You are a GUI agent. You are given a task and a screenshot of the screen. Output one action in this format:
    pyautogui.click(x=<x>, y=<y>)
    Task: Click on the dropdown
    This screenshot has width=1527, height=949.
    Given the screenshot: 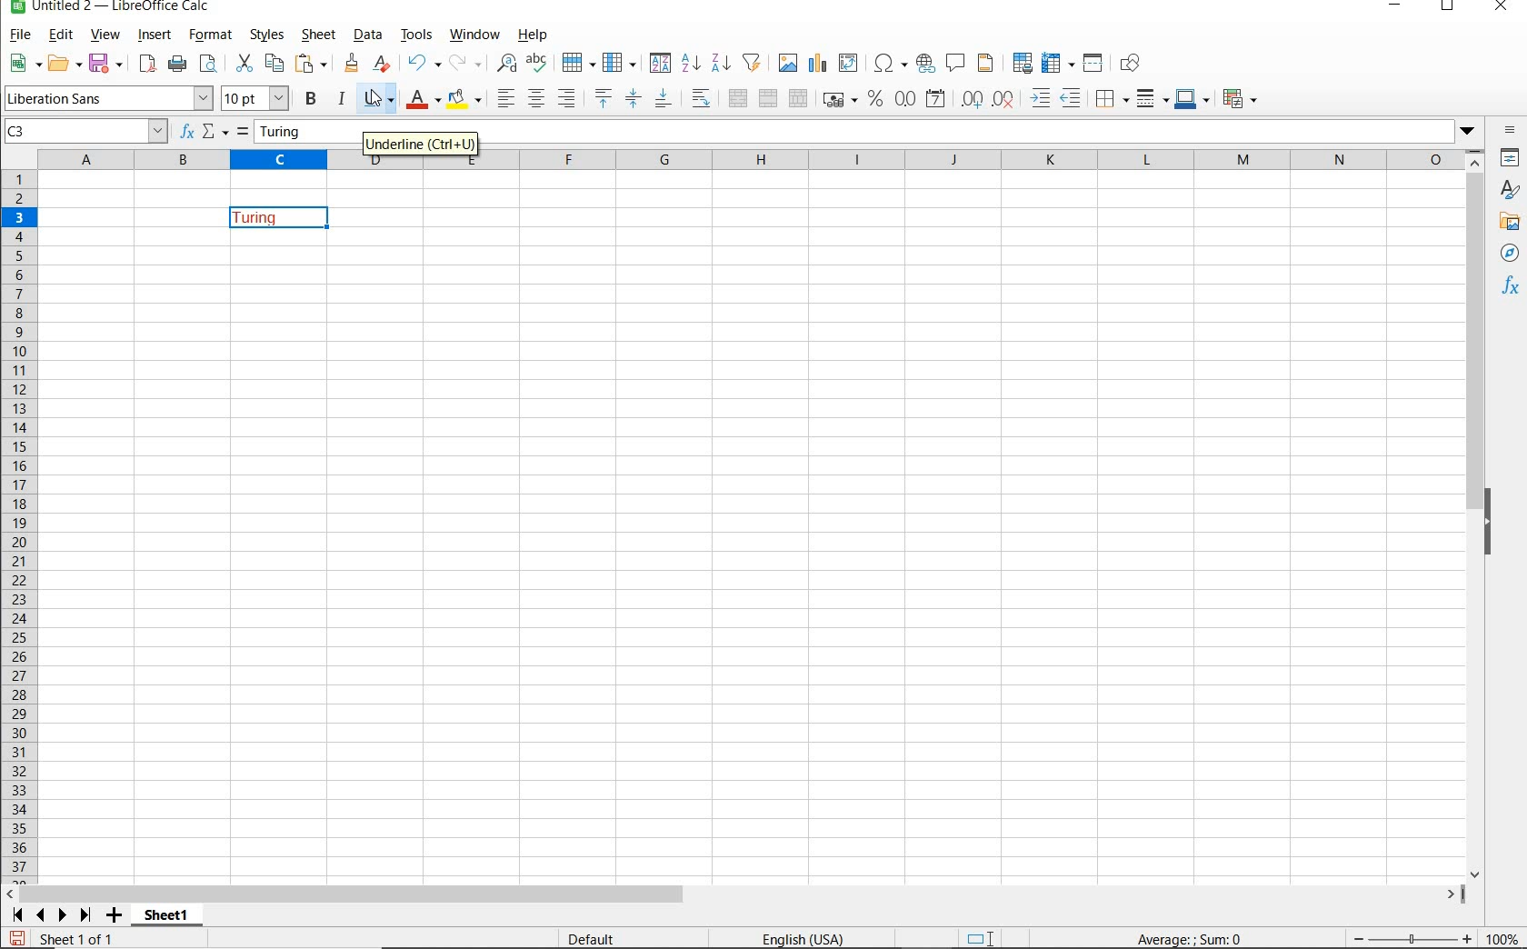 What is the action you would take?
    pyautogui.click(x=1475, y=132)
    